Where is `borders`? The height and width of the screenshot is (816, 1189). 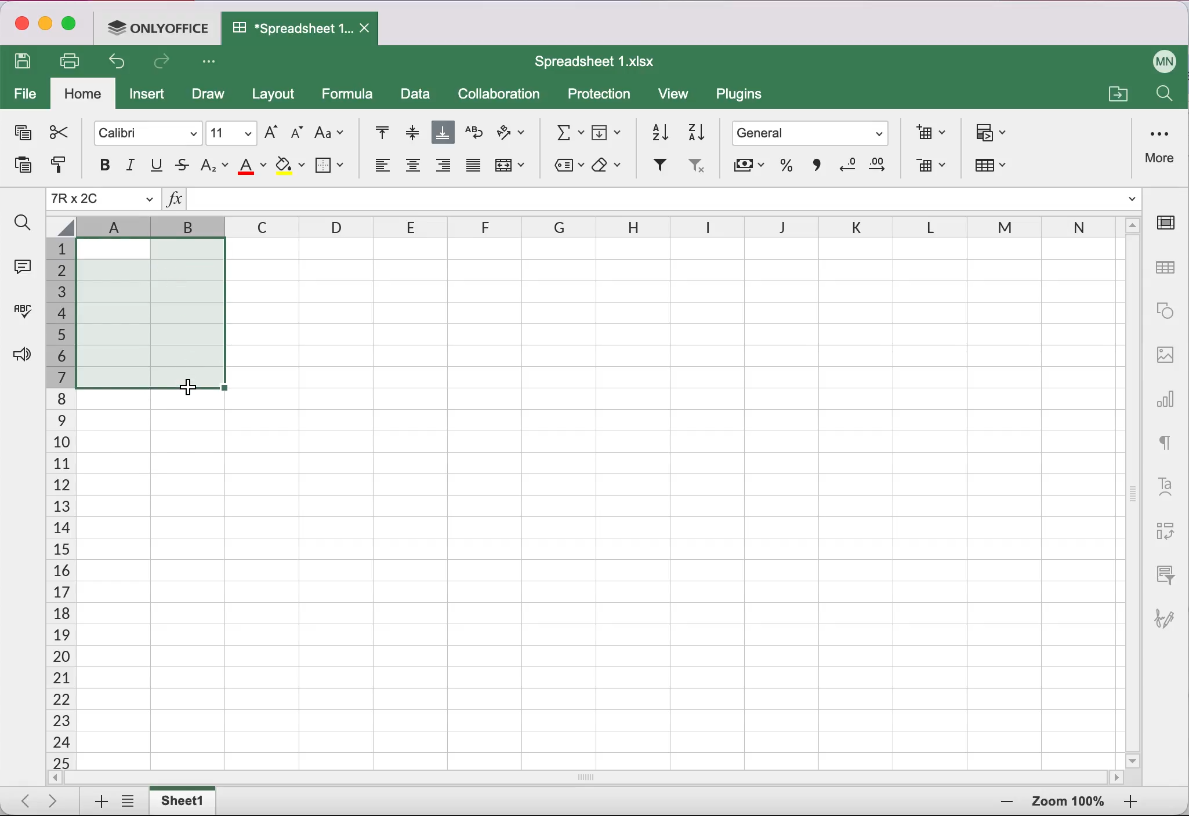 borders is located at coordinates (331, 165).